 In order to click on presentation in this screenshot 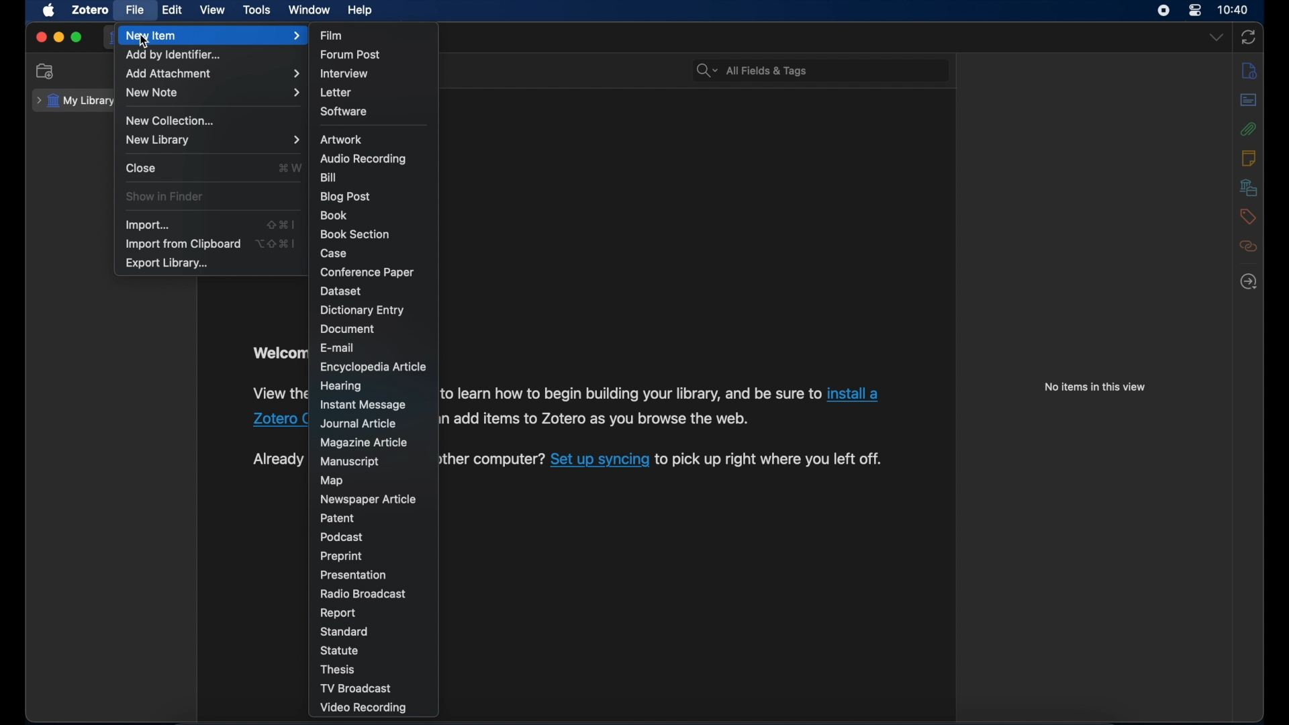, I will do `click(355, 575)`.